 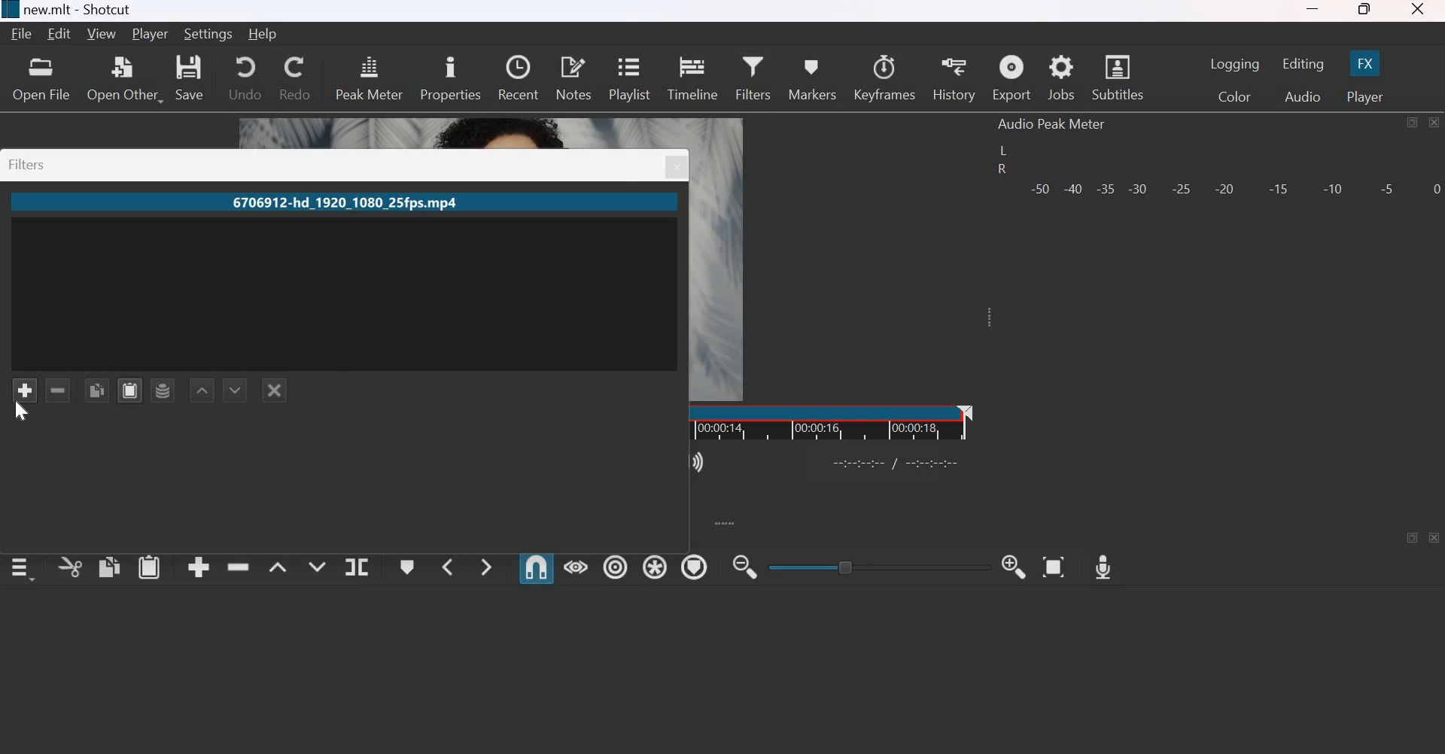 What do you see at coordinates (315, 564) in the screenshot?
I see `Overwrite` at bounding box center [315, 564].